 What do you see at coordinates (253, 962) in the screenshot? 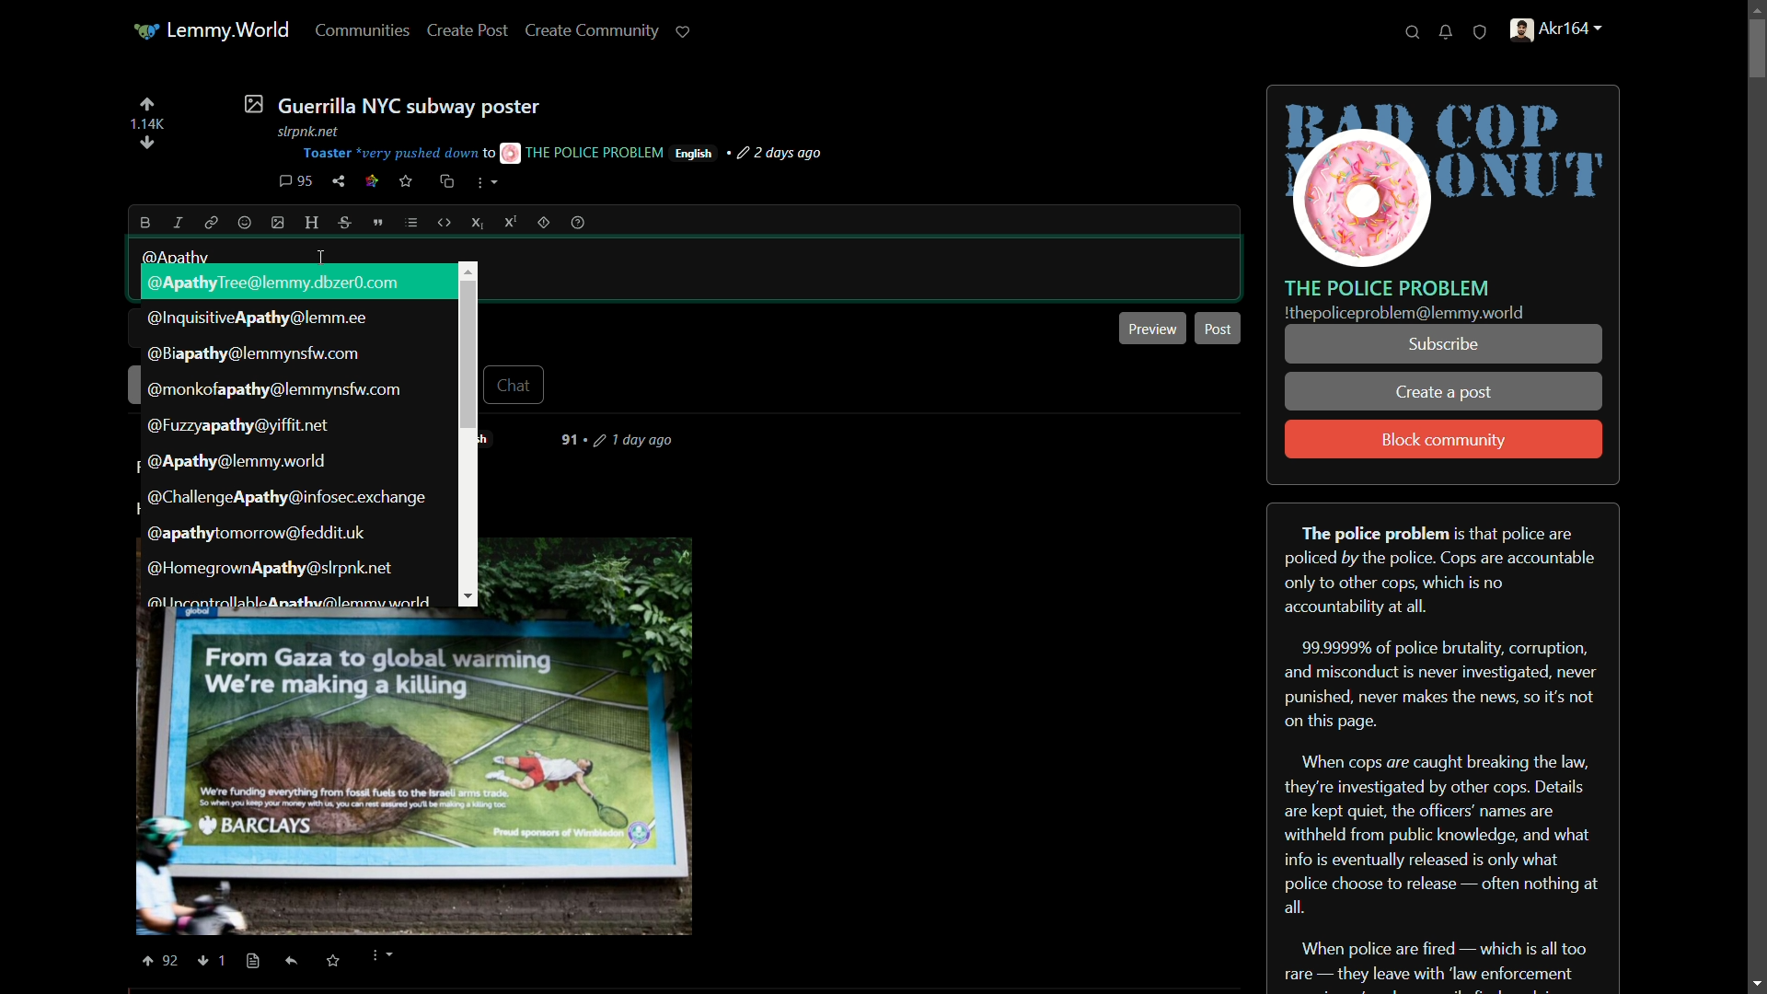
I see `` at bounding box center [253, 962].